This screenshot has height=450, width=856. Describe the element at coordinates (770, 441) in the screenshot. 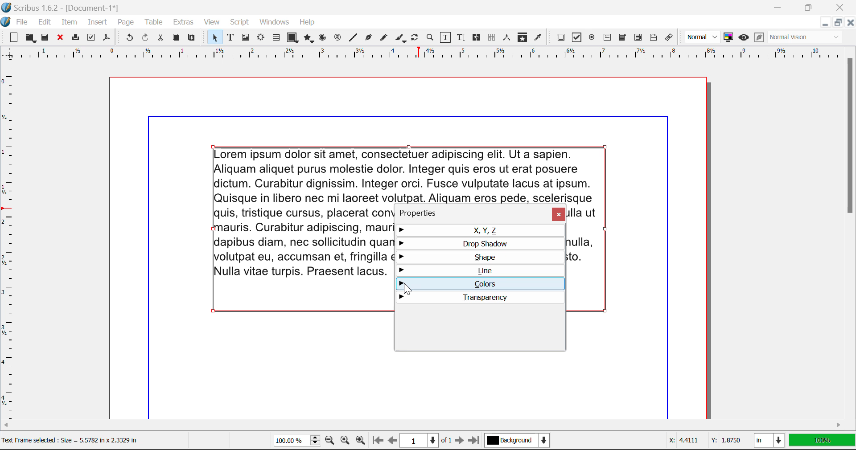

I see `Measurement Units` at that location.